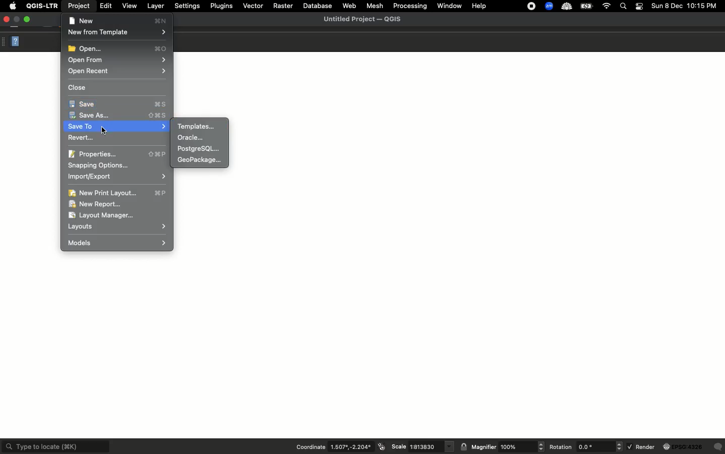 This screenshot has width=725, height=454. Describe the element at coordinates (119, 20) in the screenshot. I see `New` at that location.